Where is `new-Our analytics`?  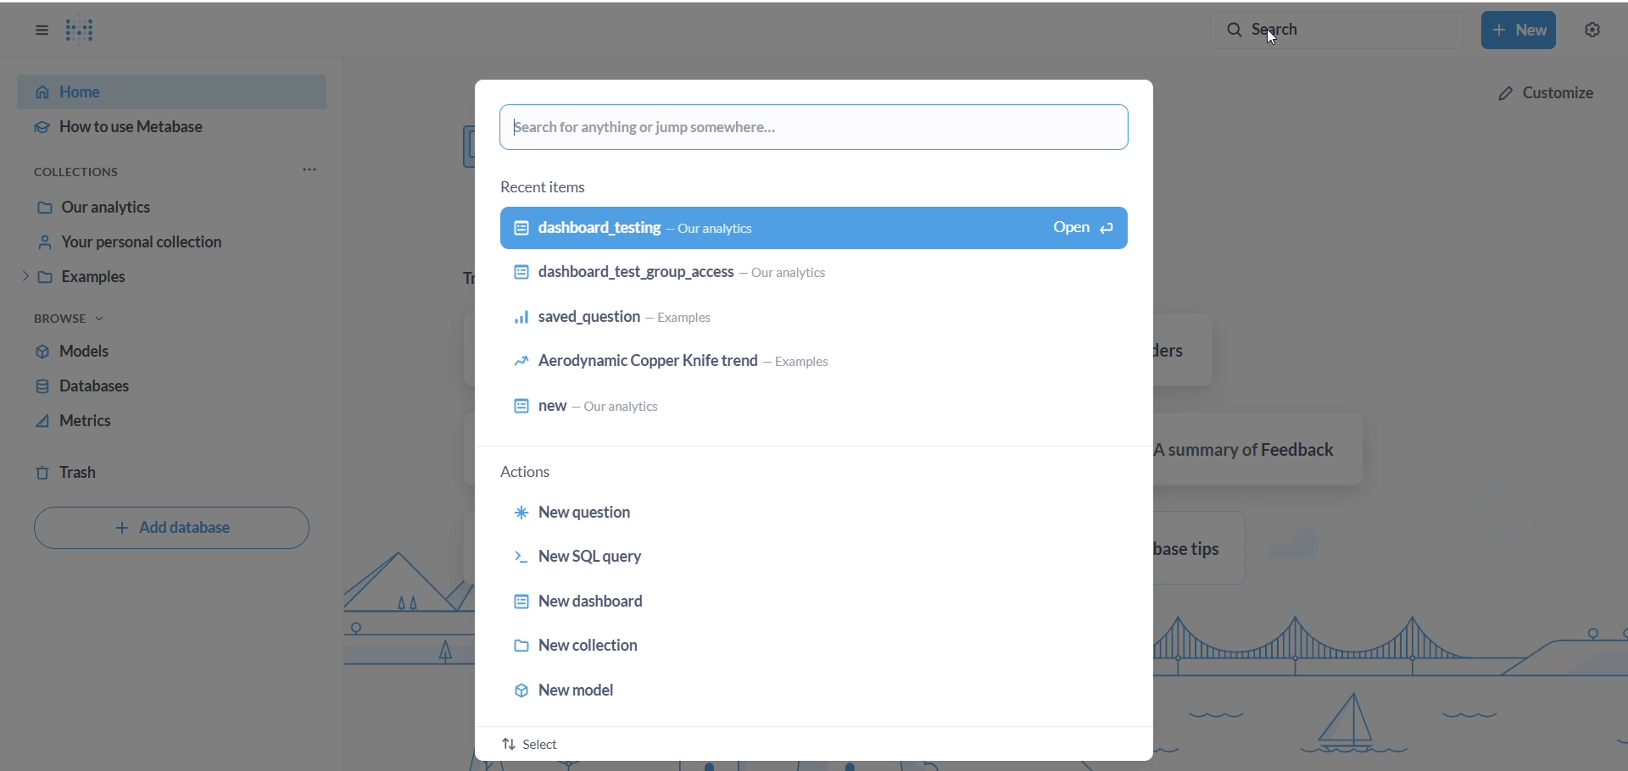 new-Our analytics is located at coordinates (803, 409).